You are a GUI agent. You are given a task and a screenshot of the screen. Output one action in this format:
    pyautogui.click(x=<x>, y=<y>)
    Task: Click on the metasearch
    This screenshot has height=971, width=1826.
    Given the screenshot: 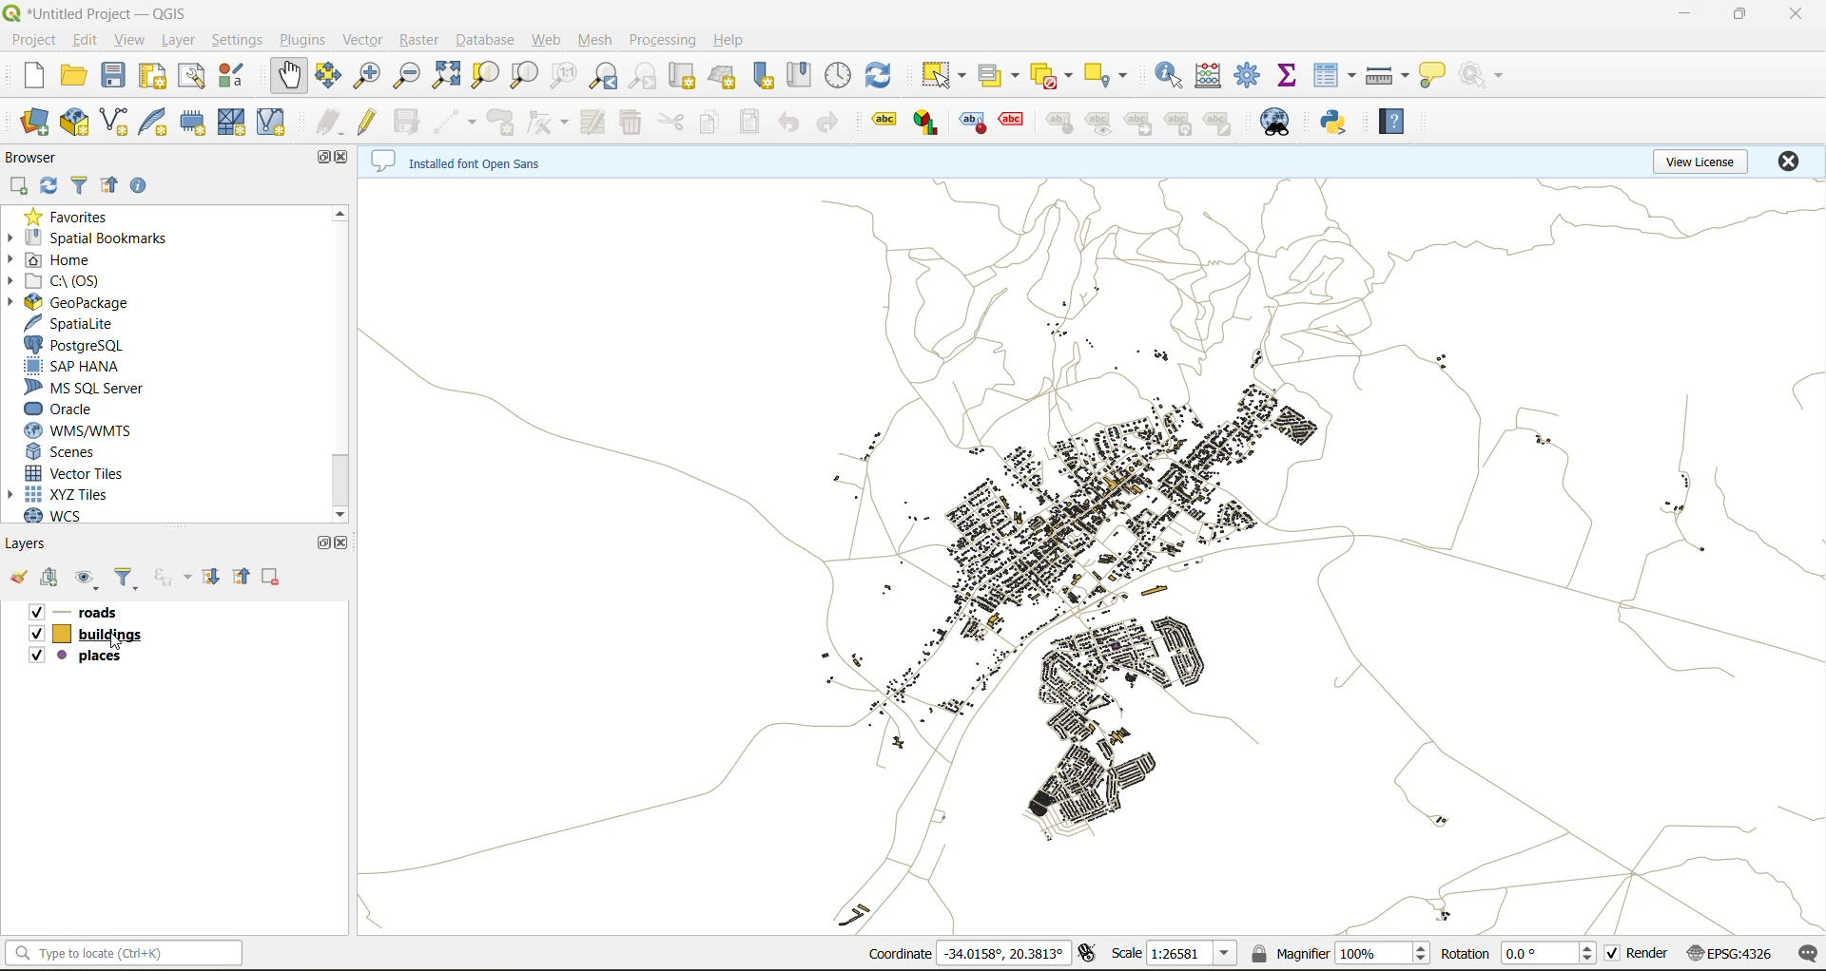 What is the action you would take?
    pyautogui.click(x=1273, y=127)
    